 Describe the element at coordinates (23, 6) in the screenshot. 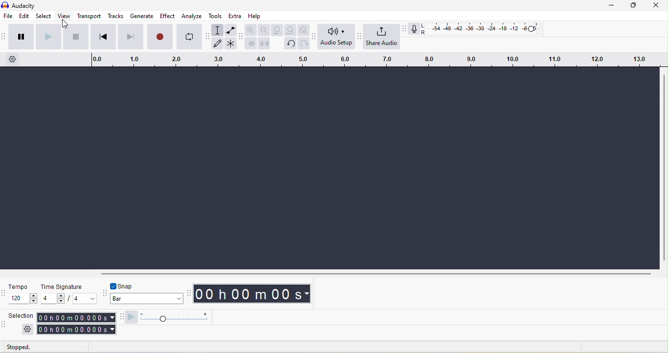

I see `audacity` at that location.